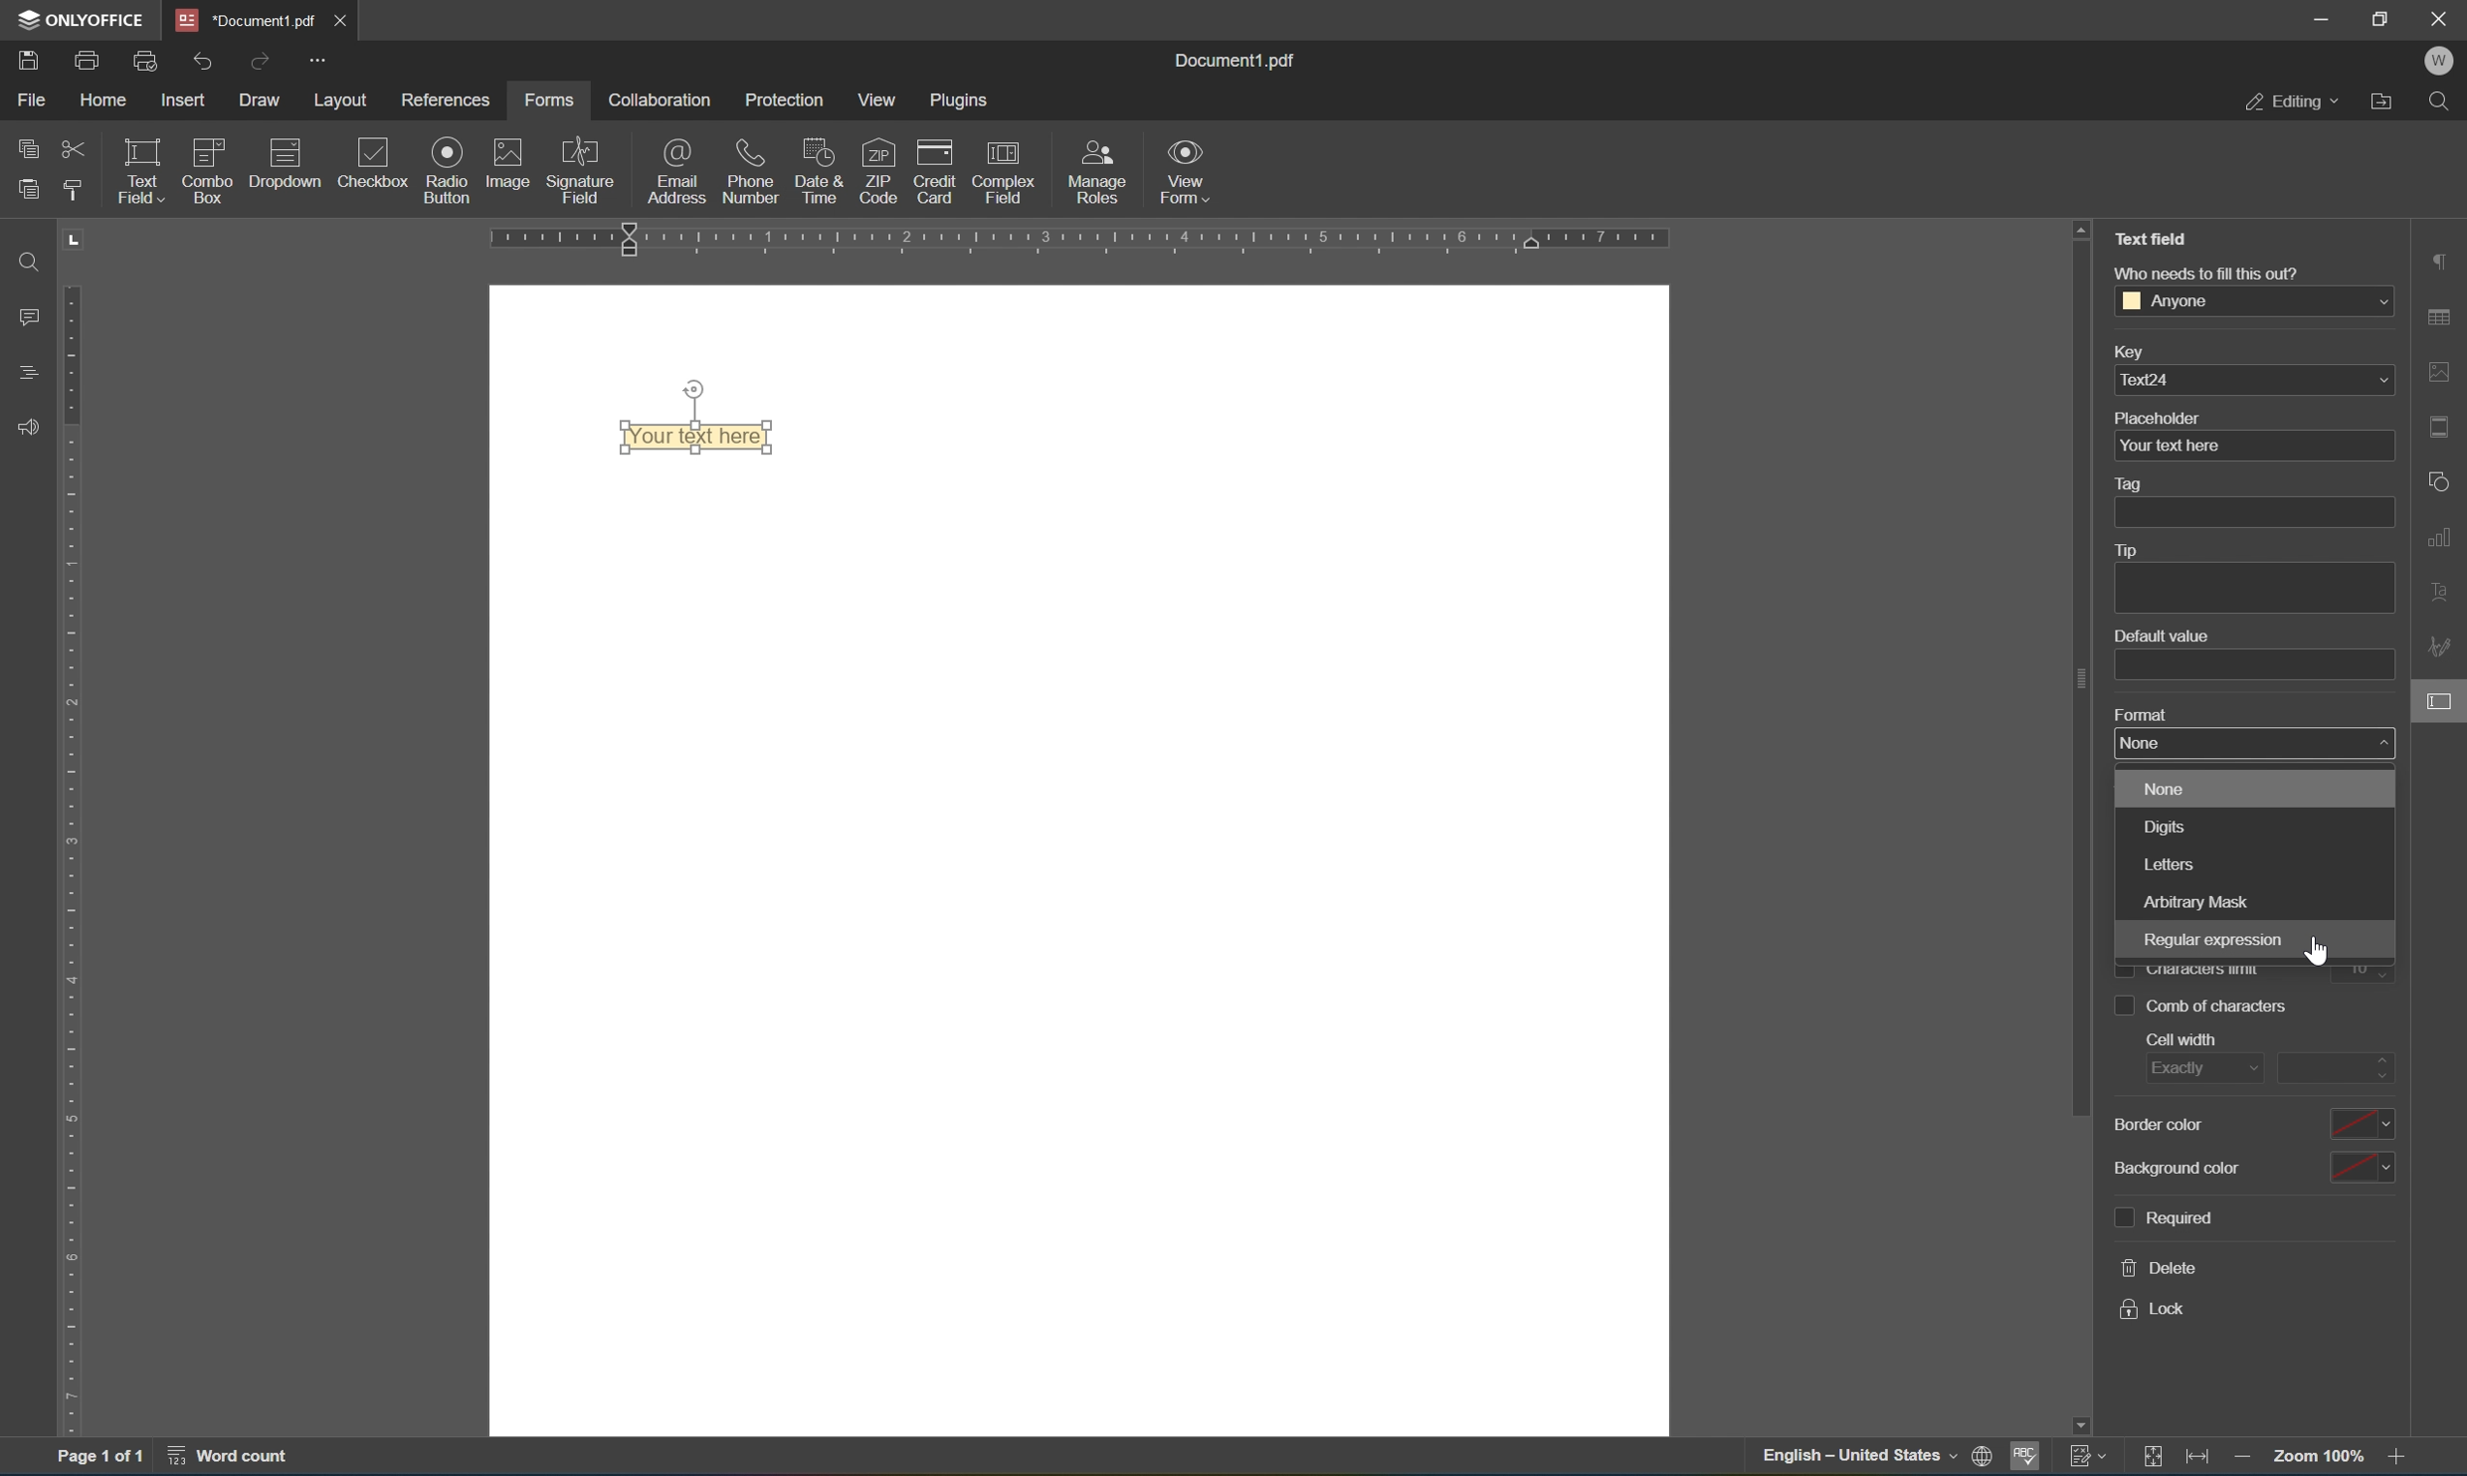 The width and height of the screenshot is (2467, 1476). Describe the element at coordinates (1232, 57) in the screenshot. I see `document1.pdf` at that location.